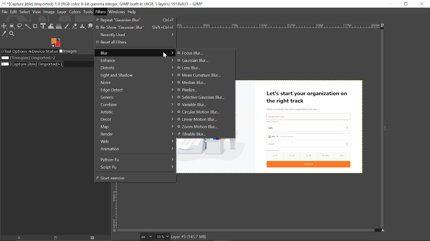 The height and width of the screenshot is (241, 430). Describe the element at coordinates (4, 26) in the screenshot. I see `Move tool` at that location.